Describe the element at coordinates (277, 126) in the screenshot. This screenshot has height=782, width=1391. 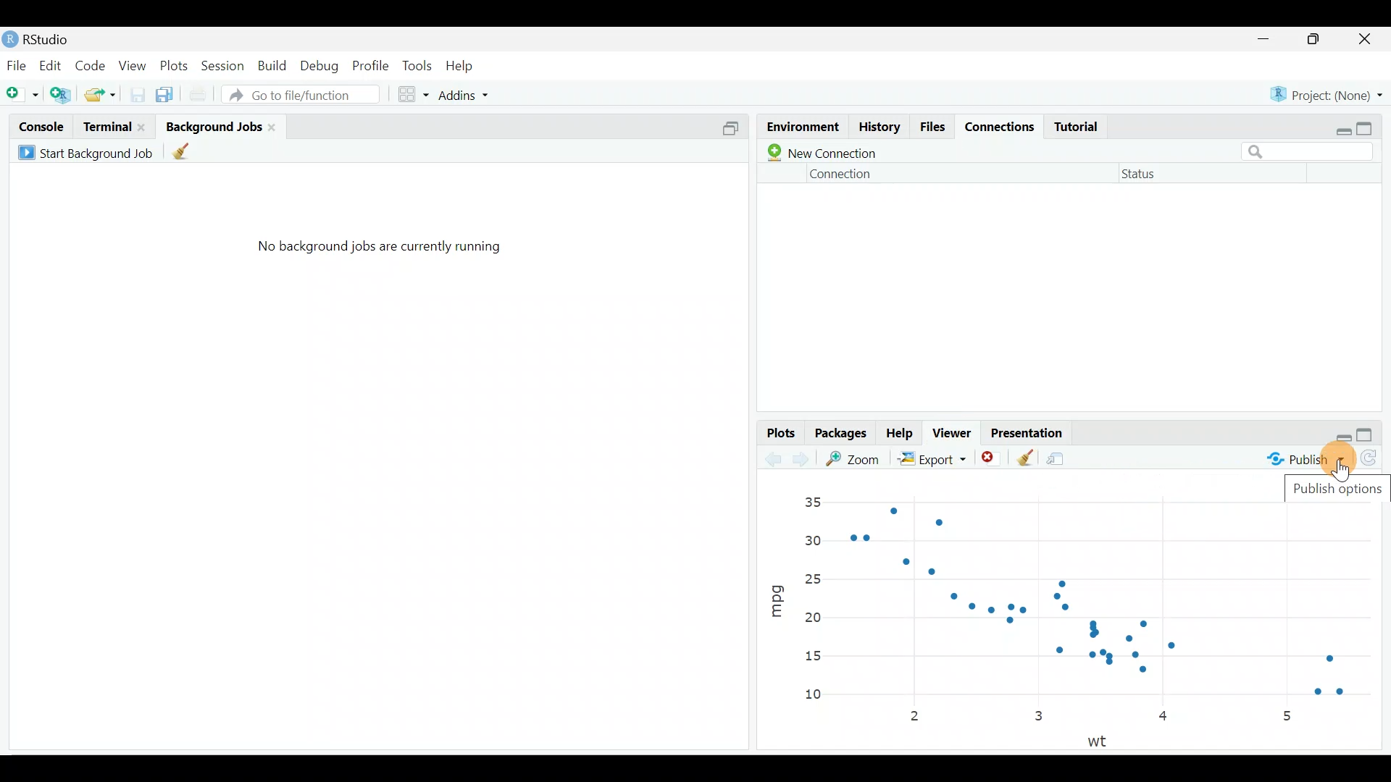
I see `close background job` at that location.